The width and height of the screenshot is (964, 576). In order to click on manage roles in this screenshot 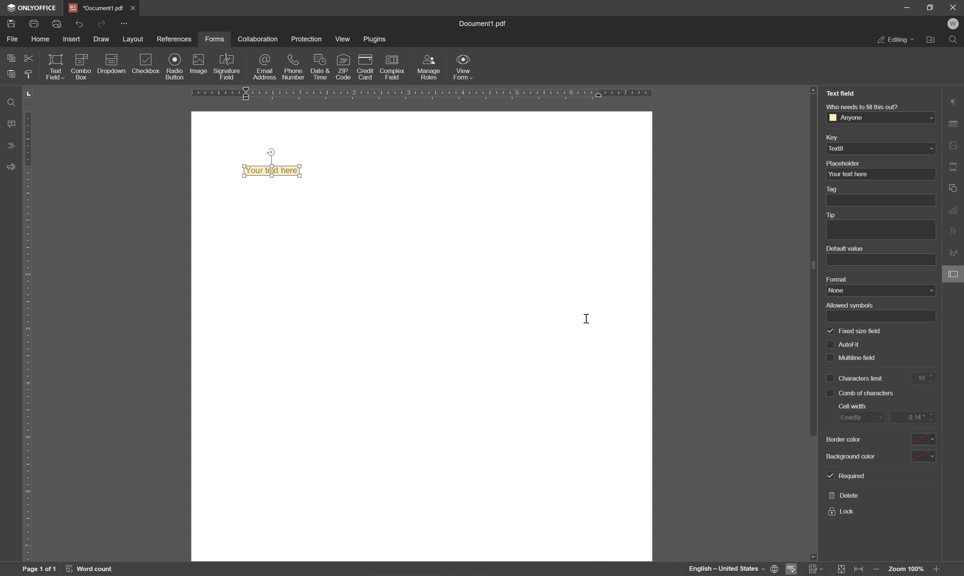, I will do `click(427, 68)`.